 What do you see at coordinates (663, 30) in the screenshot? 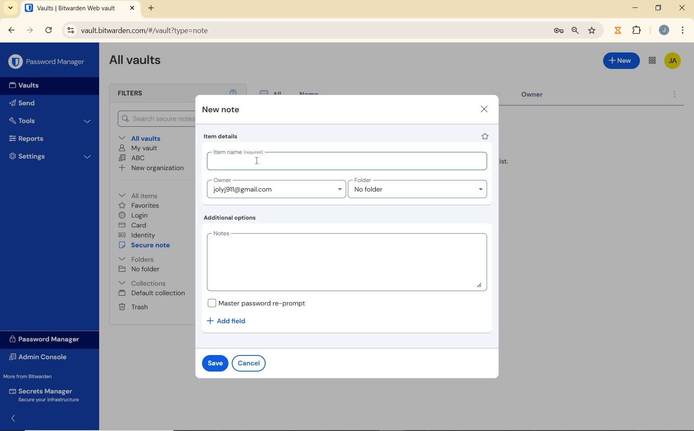
I see `Account` at bounding box center [663, 30].